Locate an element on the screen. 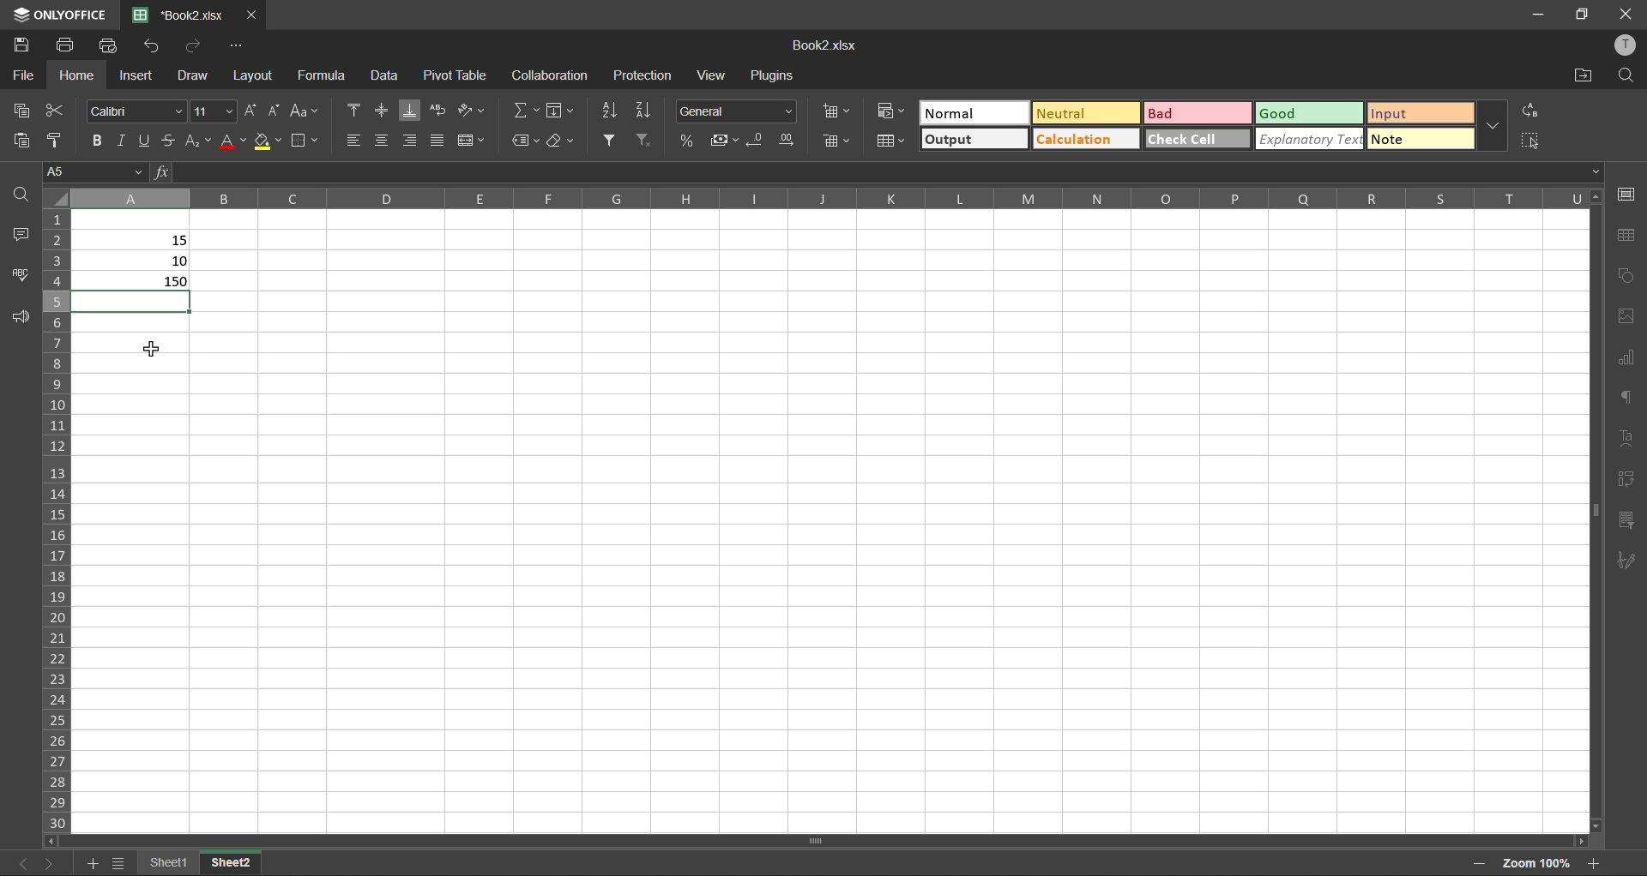 This screenshot has width=1647, height=876. good is located at coordinates (1310, 112).